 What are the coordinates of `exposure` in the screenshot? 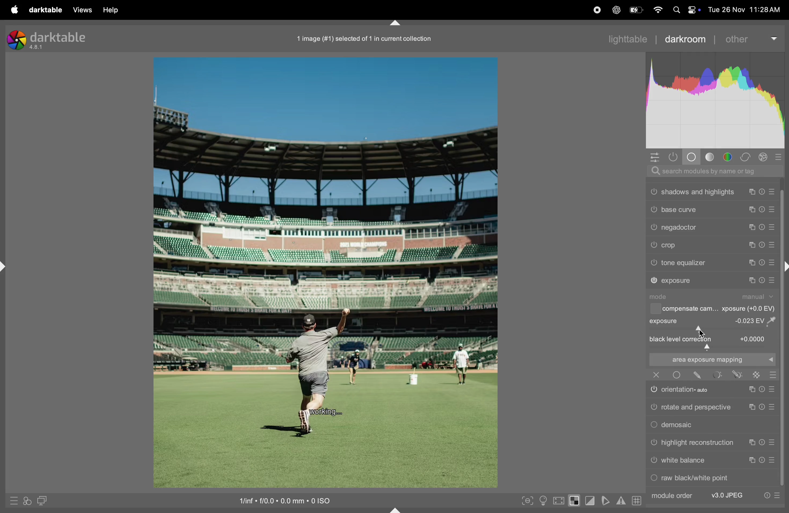 It's located at (678, 281).